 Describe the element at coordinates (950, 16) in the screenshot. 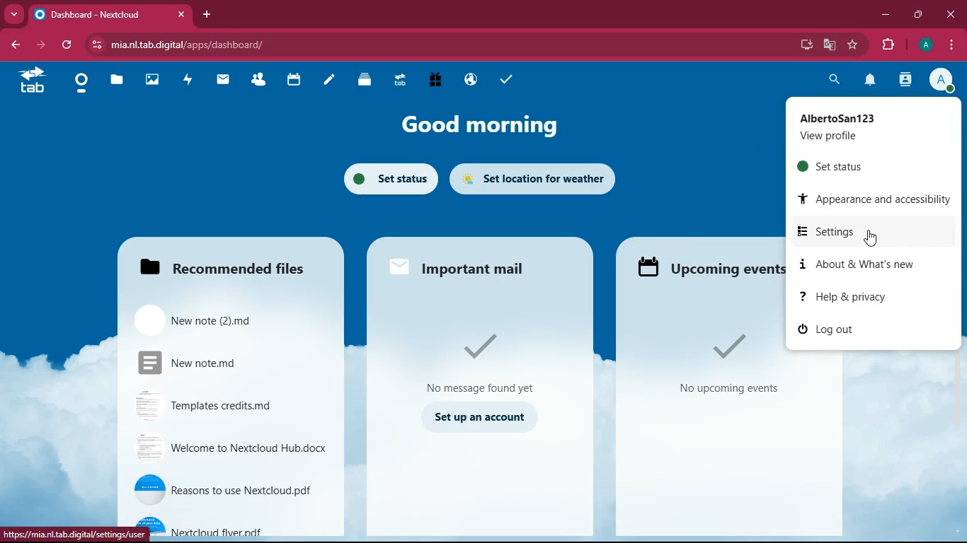

I see `close` at that location.